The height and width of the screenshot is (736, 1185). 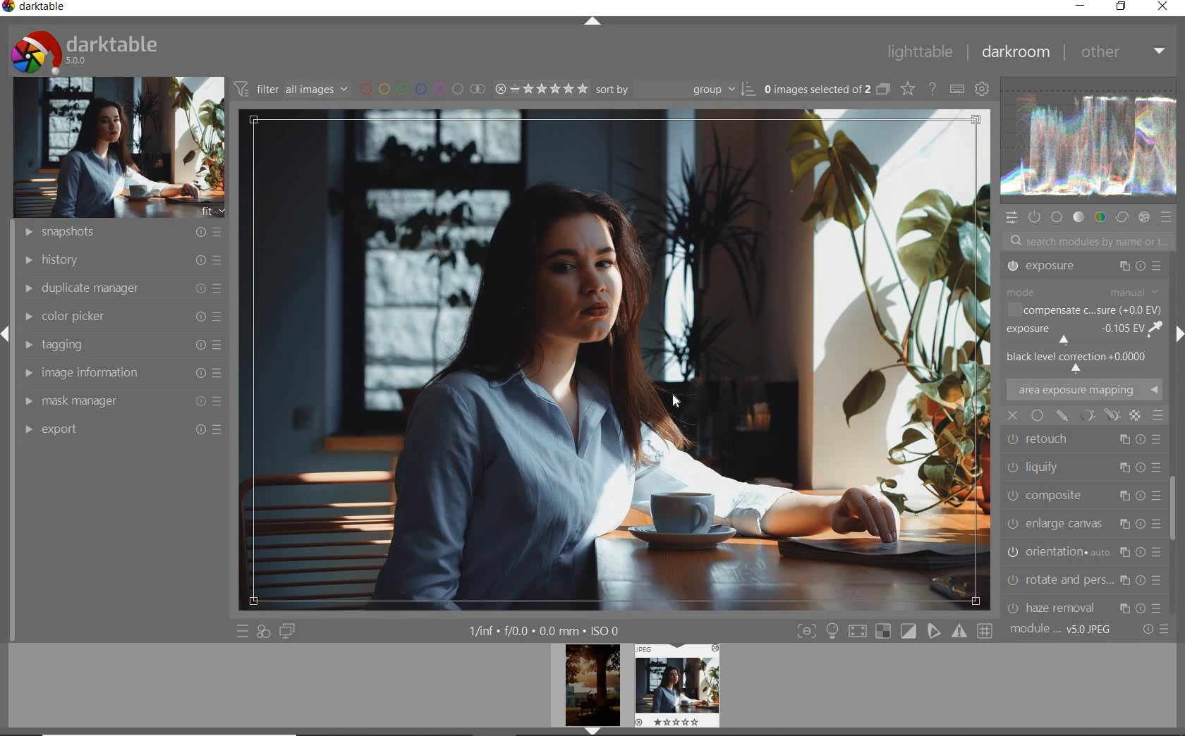 What do you see at coordinates (1082, 551) in the screenshot?
I see `CHROMATIC ABER` at bounding box center [1082, 551].